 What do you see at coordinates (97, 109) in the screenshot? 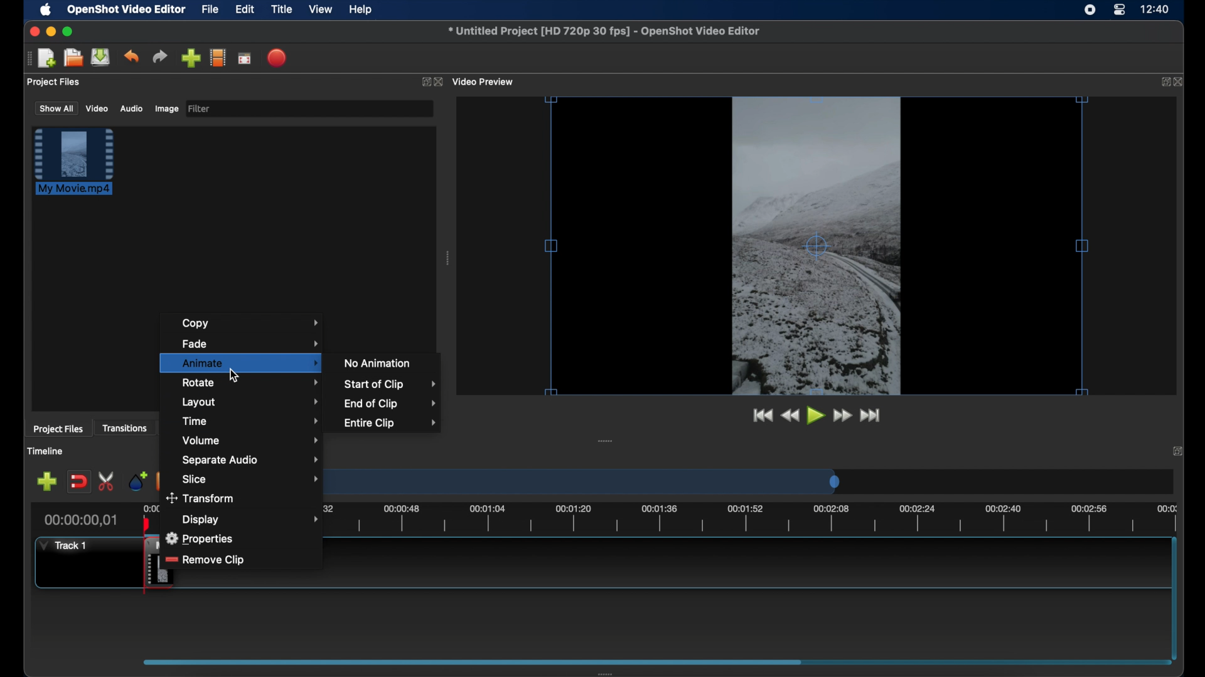
I see `video` at bounding box center [97, 109].